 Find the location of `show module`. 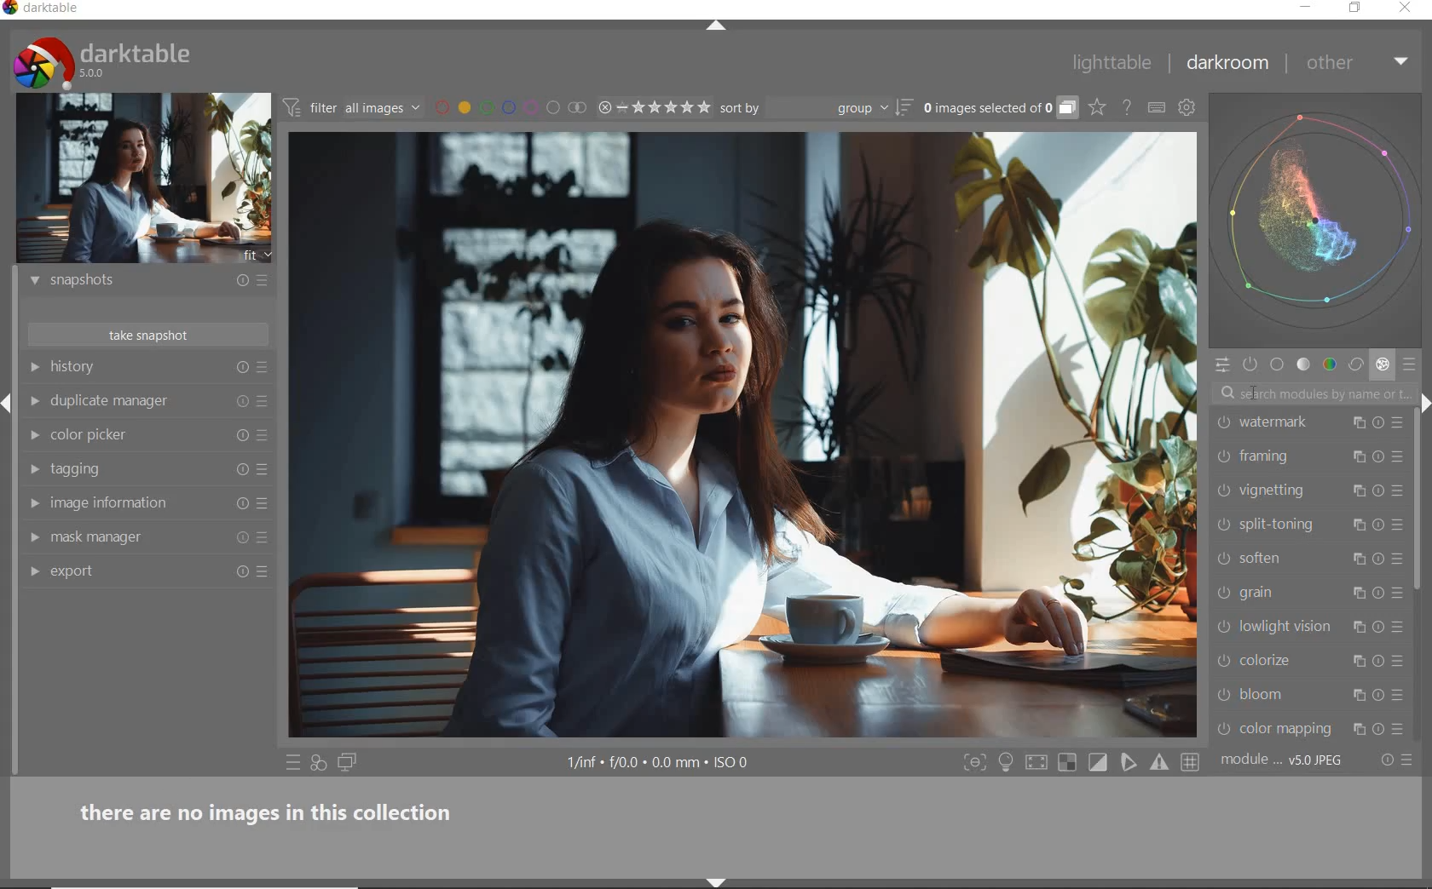

show module is located at coordinates (32, 281).